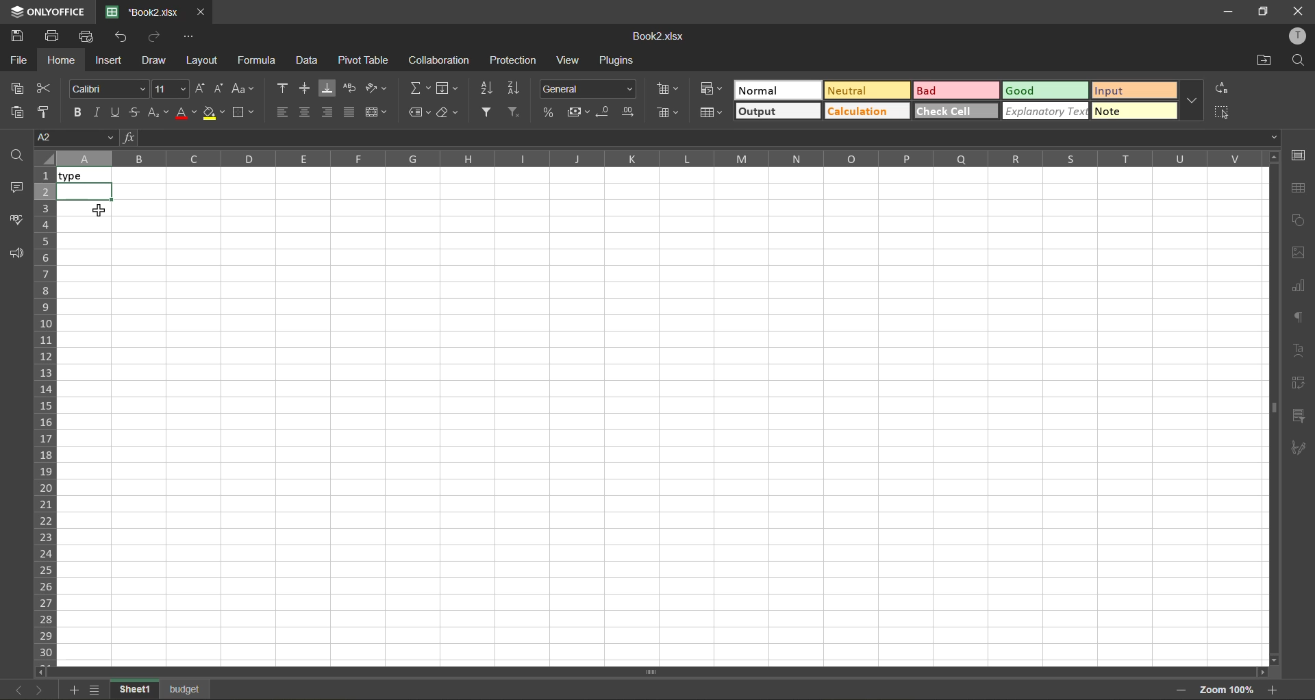 The height and width of the screenshot is (700, 1315). I want to click on data, so click(310, 62).